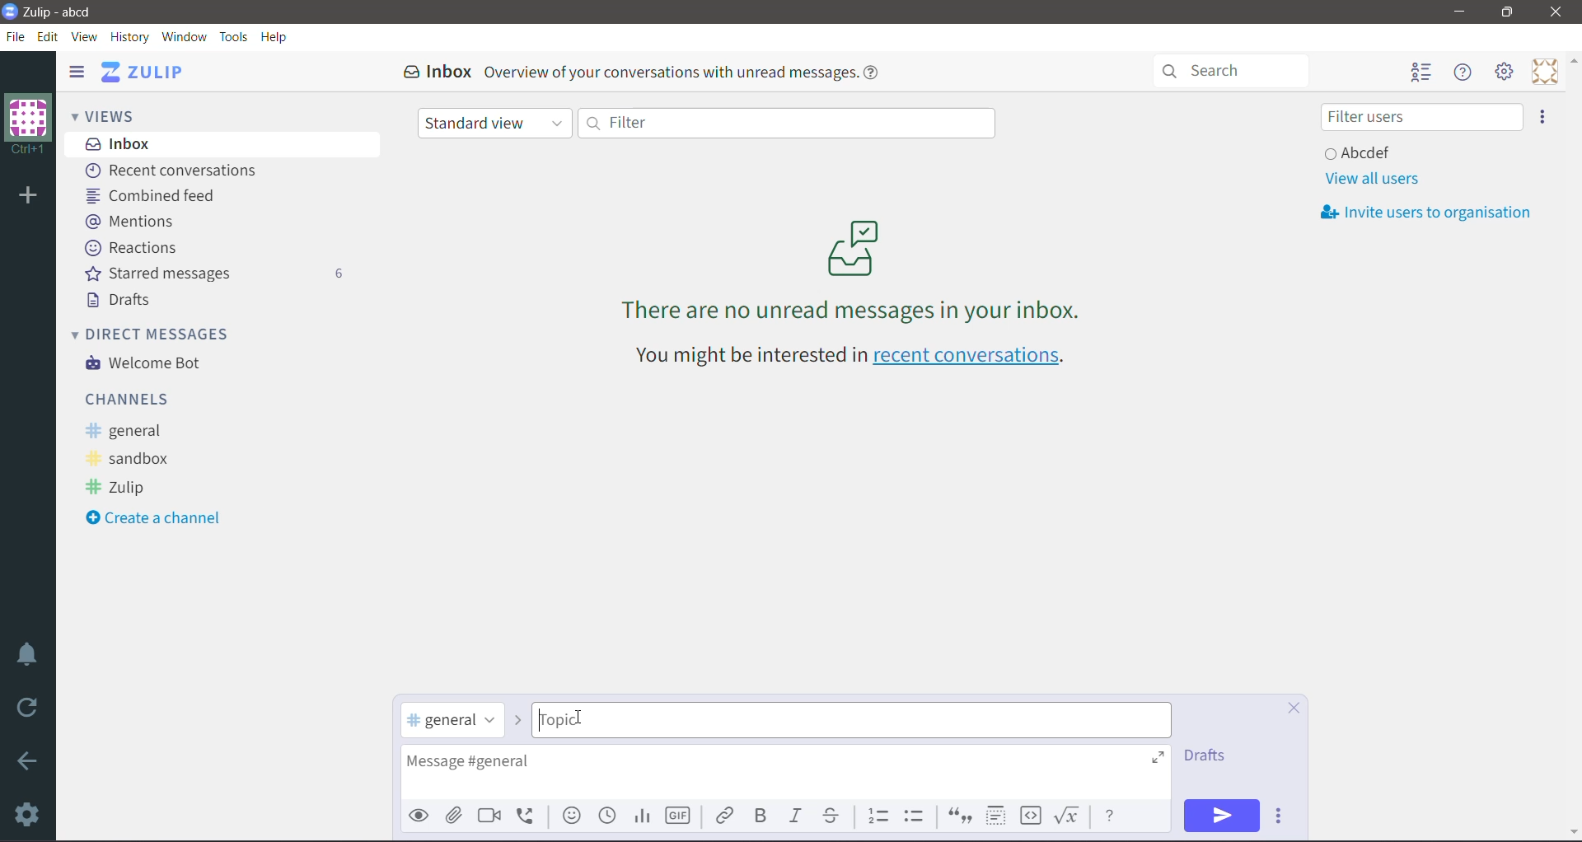 This screenshot has width=1582, height=842. I want to click on Preview, so click(419, 815).